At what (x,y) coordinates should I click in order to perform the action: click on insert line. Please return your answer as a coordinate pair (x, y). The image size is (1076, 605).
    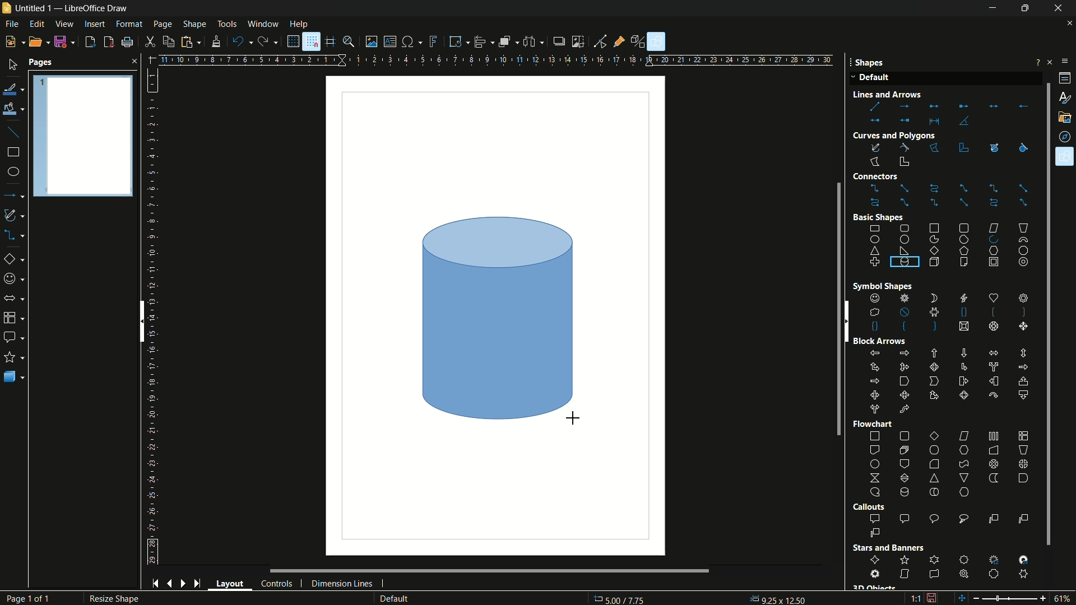
    Looking at the image, I should click on (13, 132).